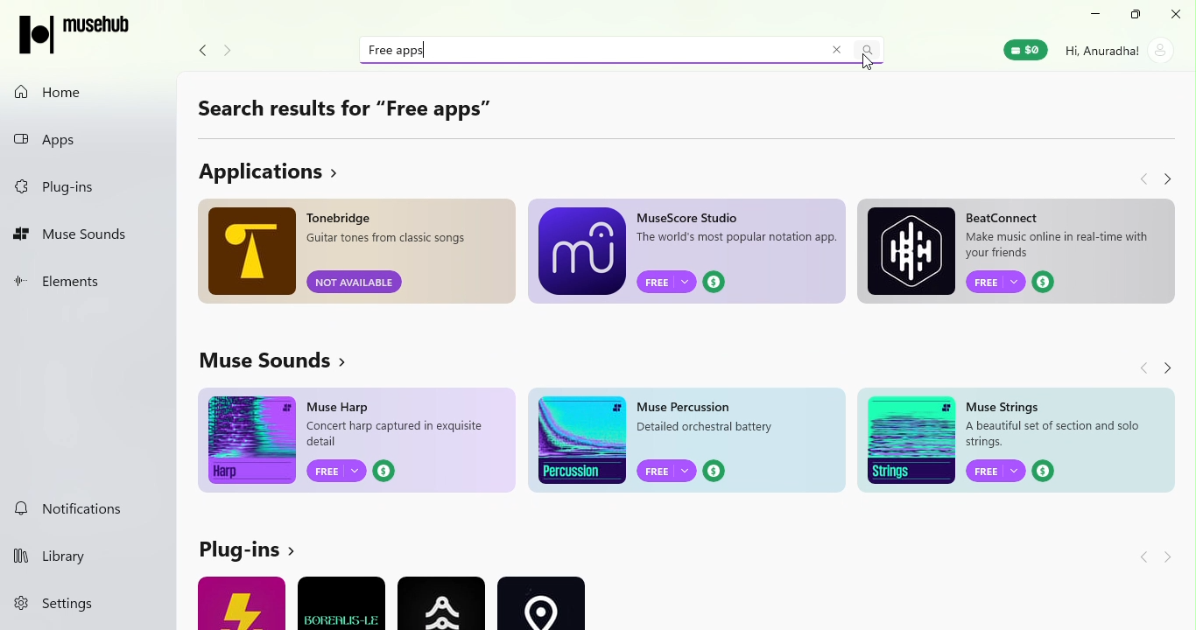  What do you see at coordinates (1026, 260) in the screenshot?
I see `Ad` at bounding box center [1026, 260].